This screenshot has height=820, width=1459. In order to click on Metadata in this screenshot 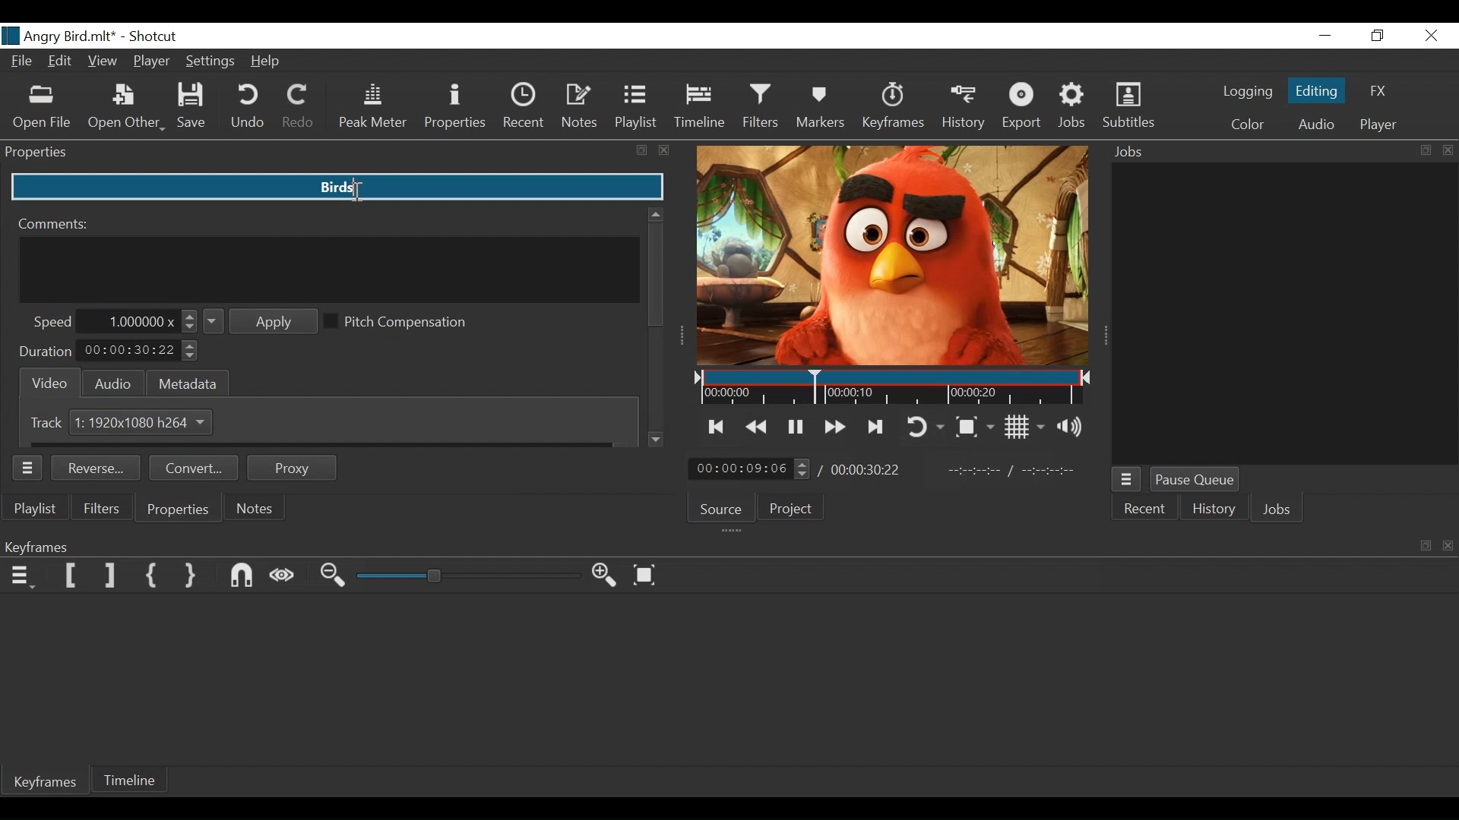, I will do `click(188, 382)`.